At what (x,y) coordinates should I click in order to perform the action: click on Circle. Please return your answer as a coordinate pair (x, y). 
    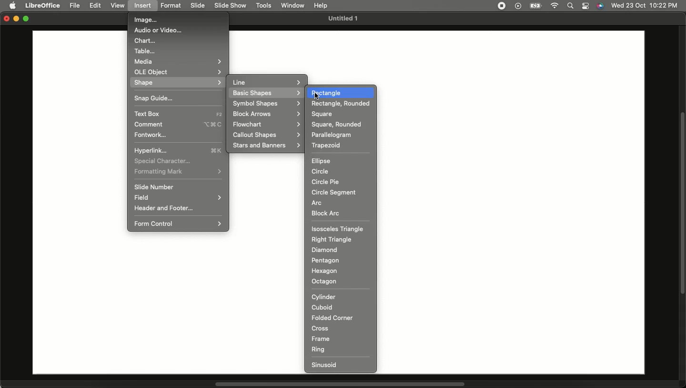
    Looking at the image, I should click on (320, 171).